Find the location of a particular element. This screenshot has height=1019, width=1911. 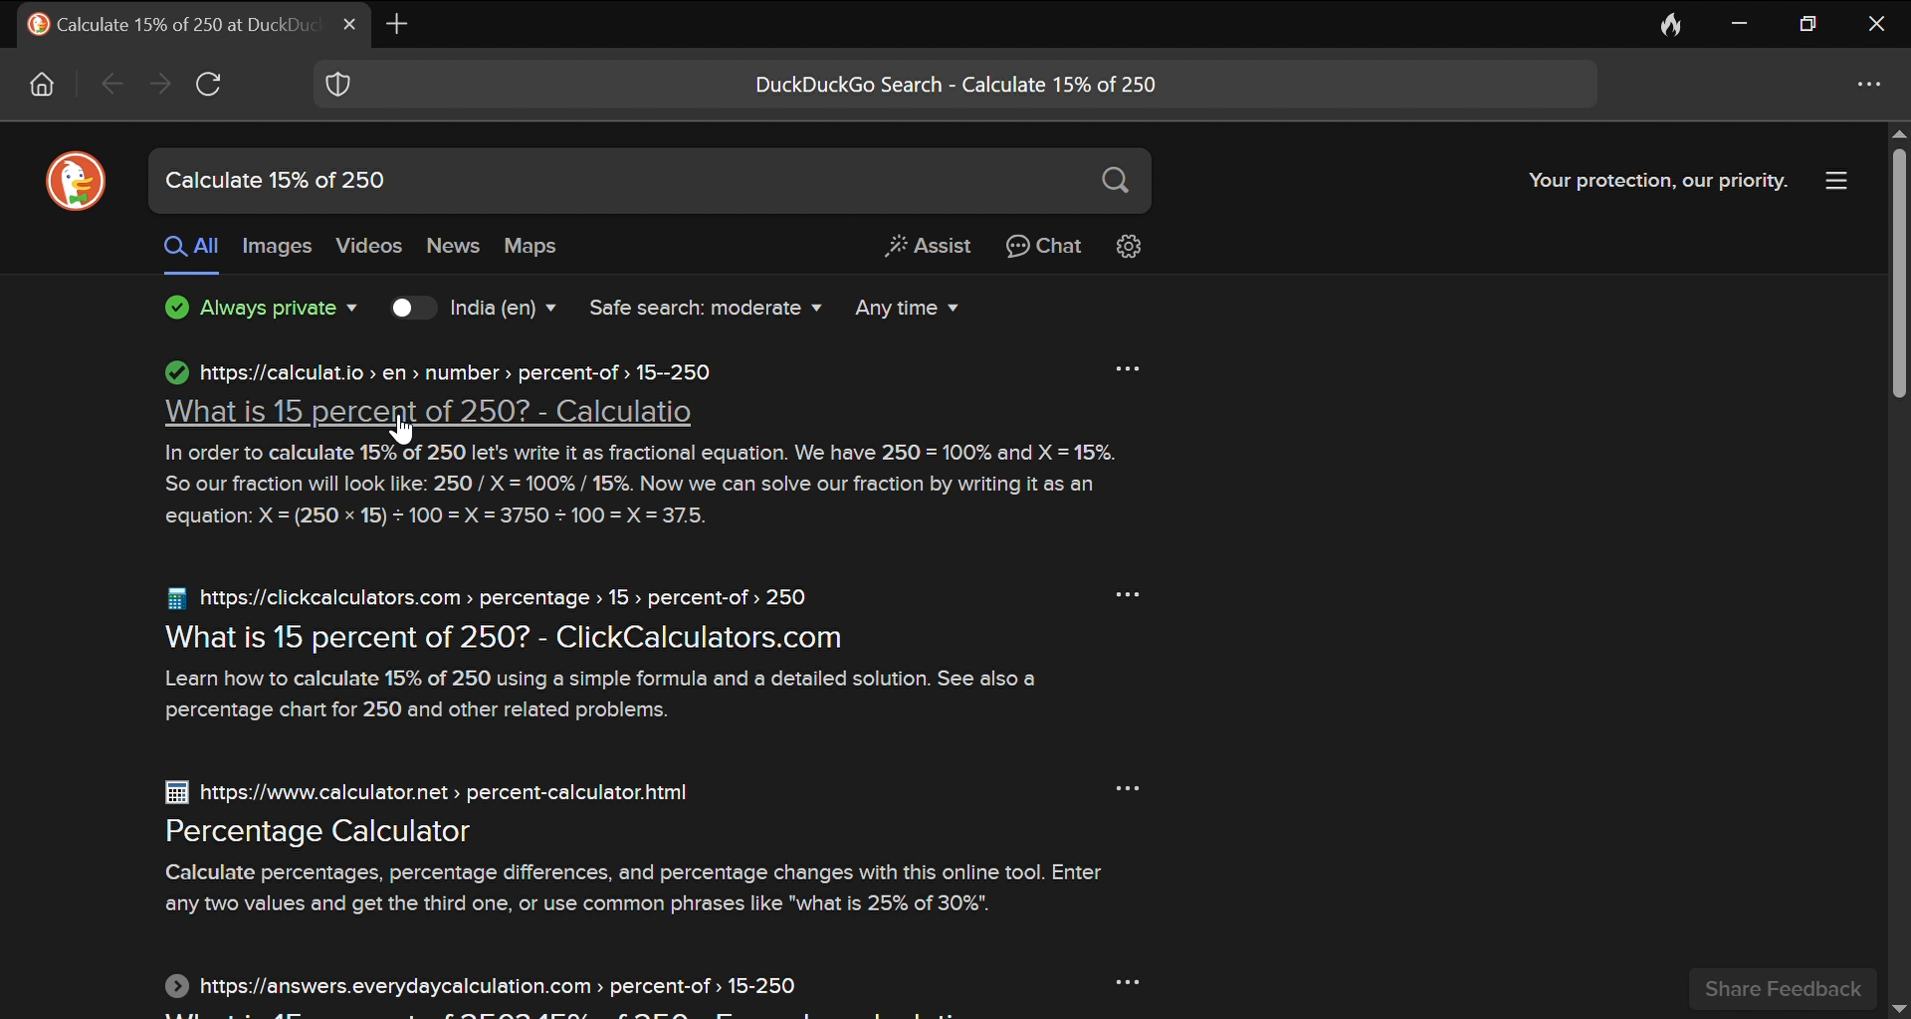

close is located at coordinates (1878, 26).